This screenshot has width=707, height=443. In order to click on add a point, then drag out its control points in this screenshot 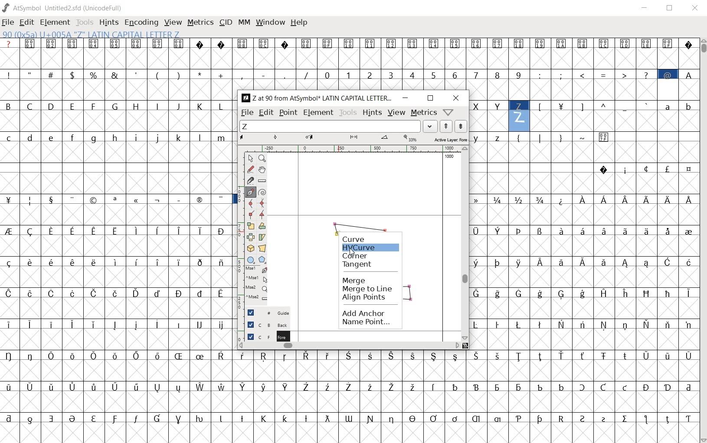, I will do `click(250, 192)`.